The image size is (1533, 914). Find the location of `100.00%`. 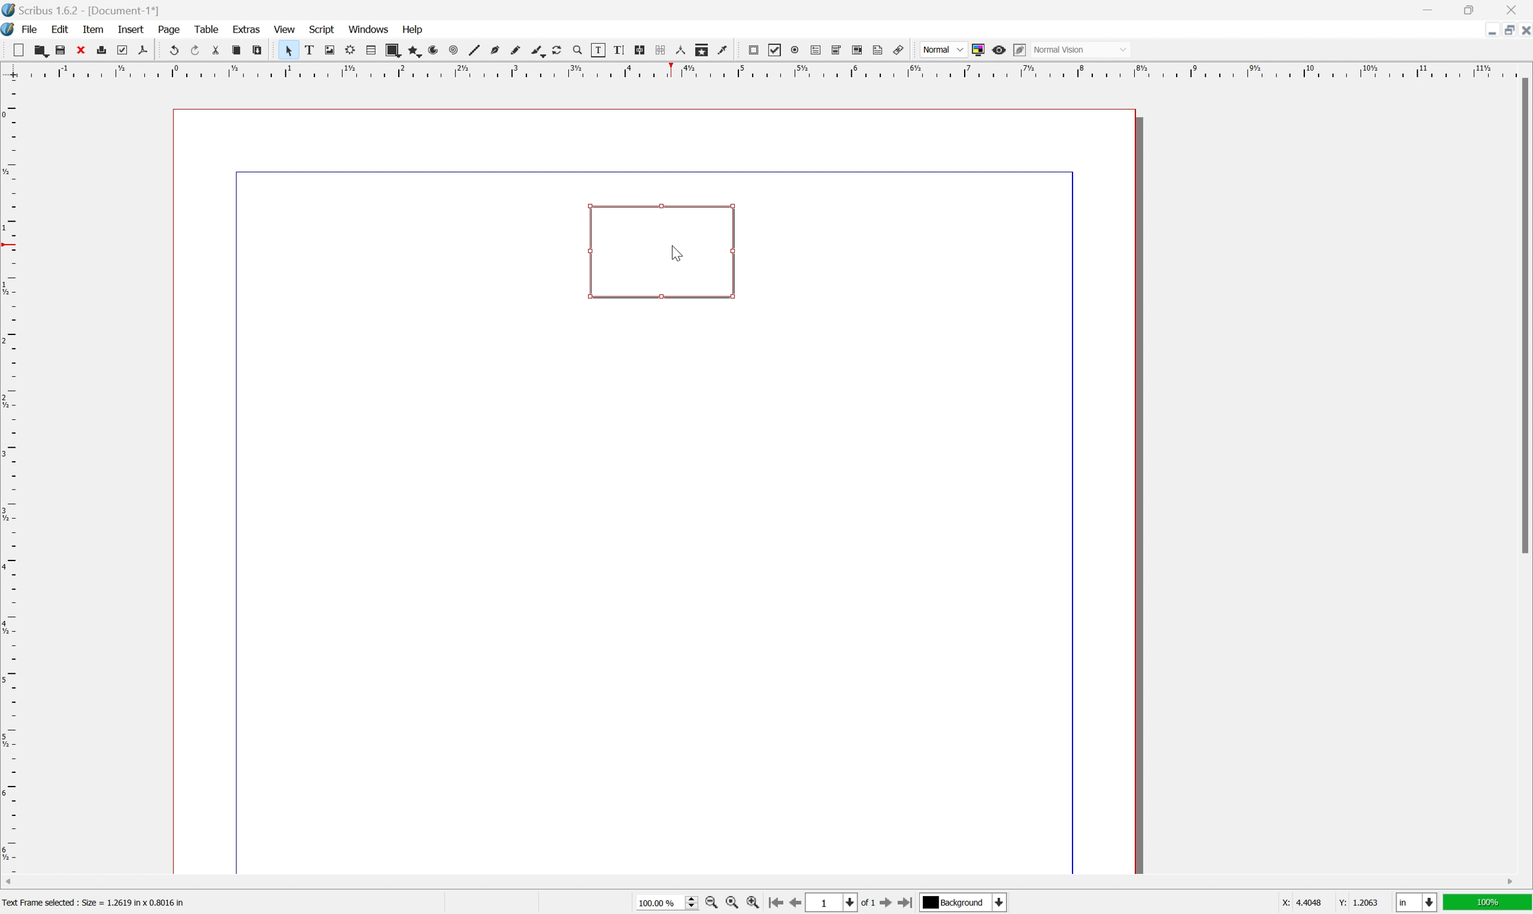

100.00% is located at coordinates (667, 904).